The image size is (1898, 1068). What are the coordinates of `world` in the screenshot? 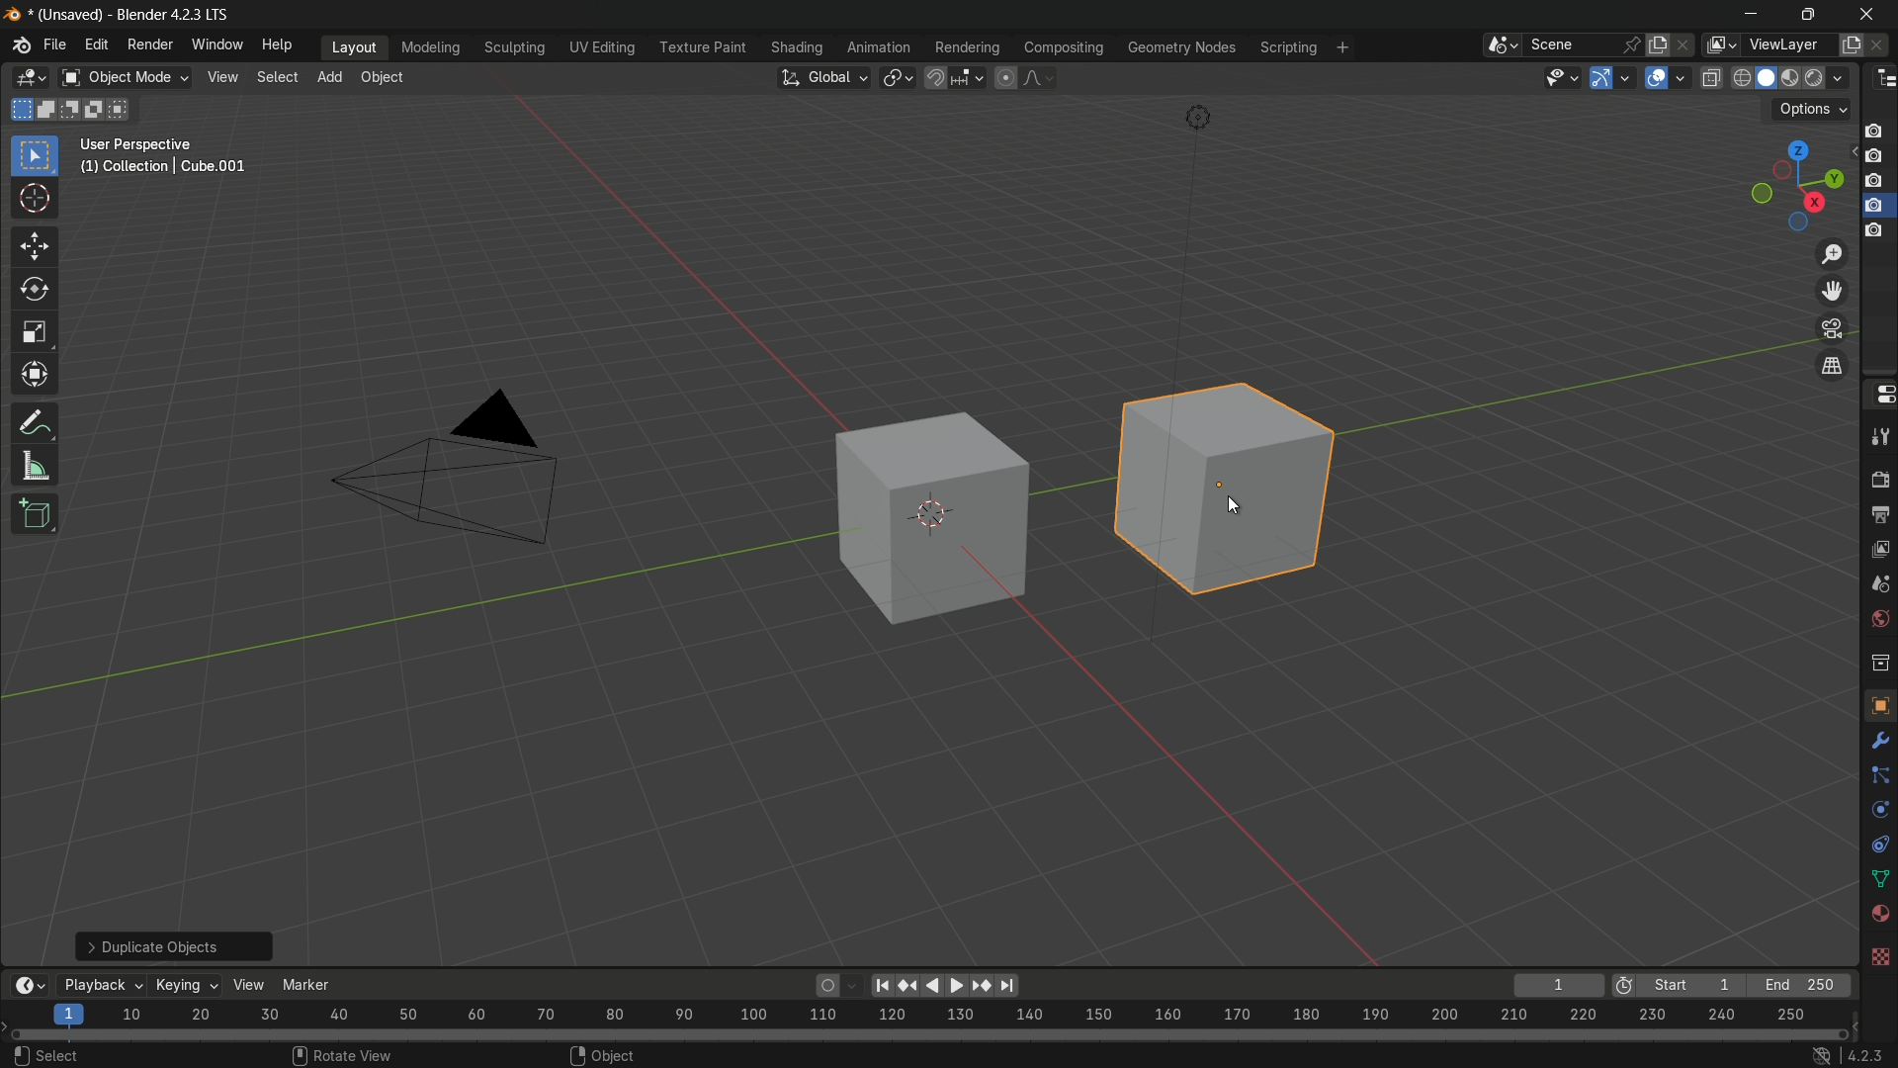 It's located at (1879, 617).